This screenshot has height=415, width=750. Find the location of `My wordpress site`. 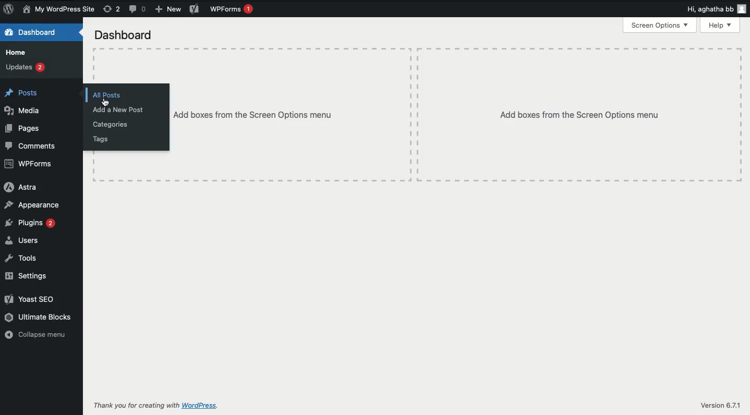

My wordpress site is located at coordinates (60, 10).